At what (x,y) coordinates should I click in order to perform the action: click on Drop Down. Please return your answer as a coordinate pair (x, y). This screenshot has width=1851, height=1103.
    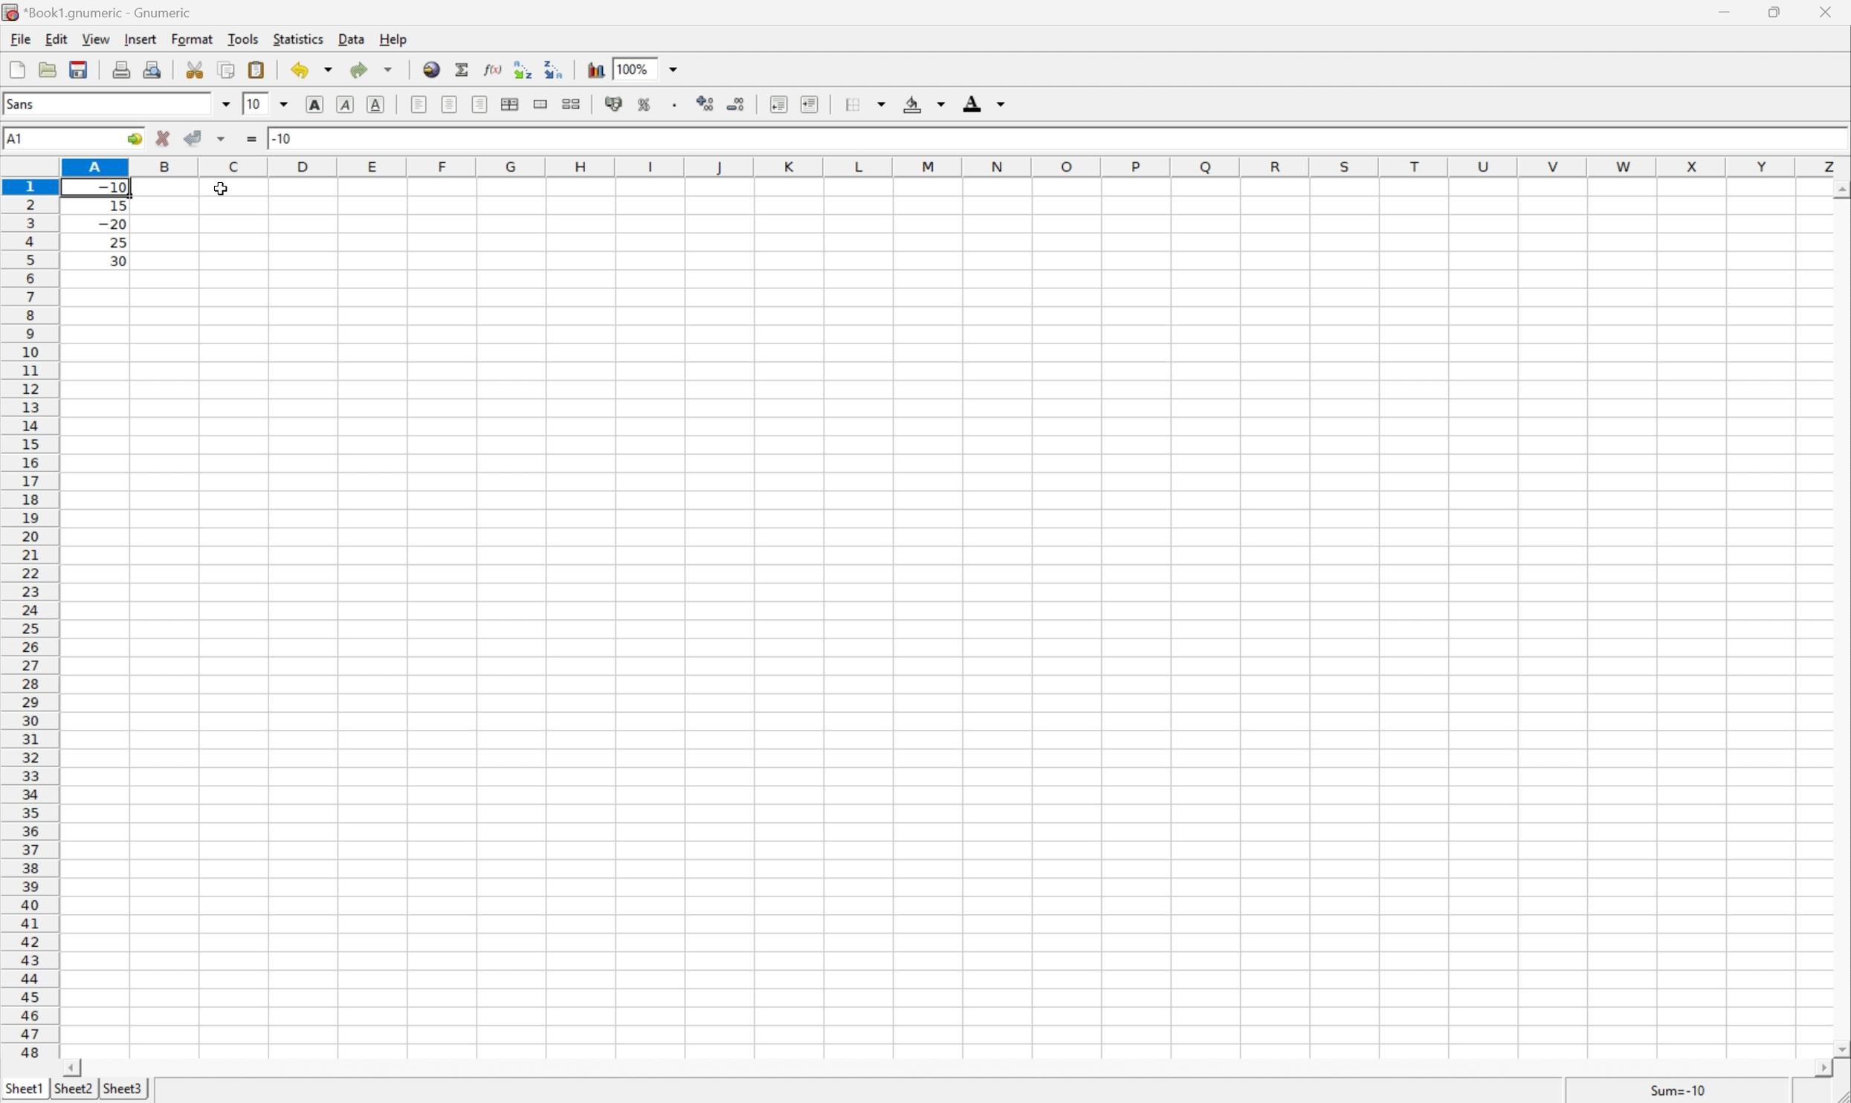
    Looking at the image, I should click on (940, 105).